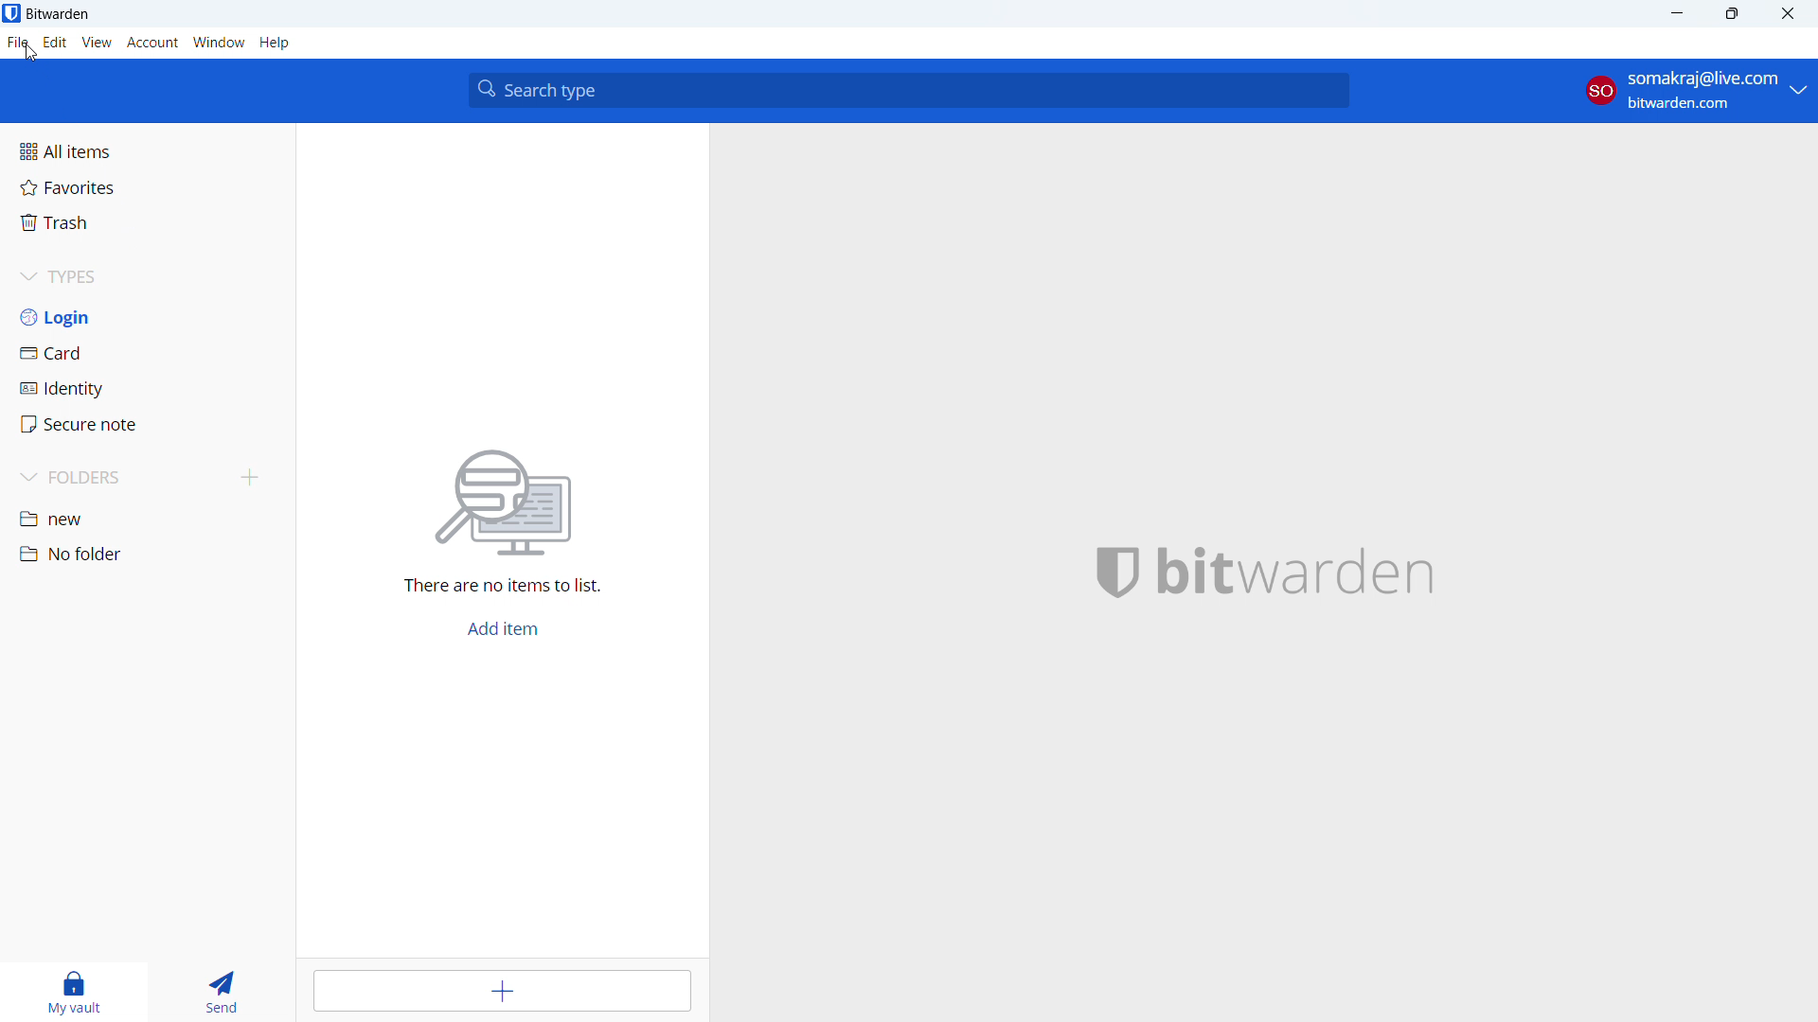 Image resolution: width=1818 pixels, height=1022 pixels. I want to click on add item, so click(504, 991).